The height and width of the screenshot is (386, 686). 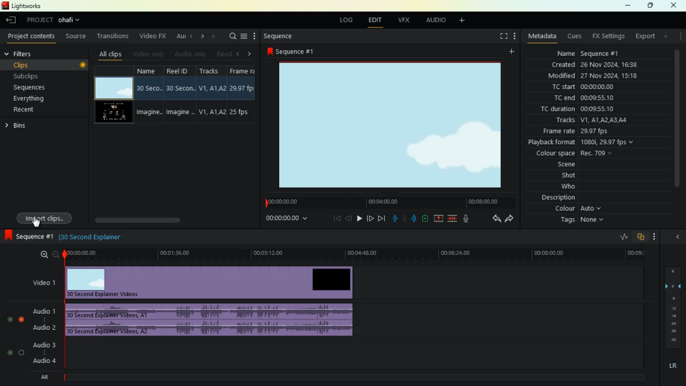 I want to click on name, so click(x=585, y=53).